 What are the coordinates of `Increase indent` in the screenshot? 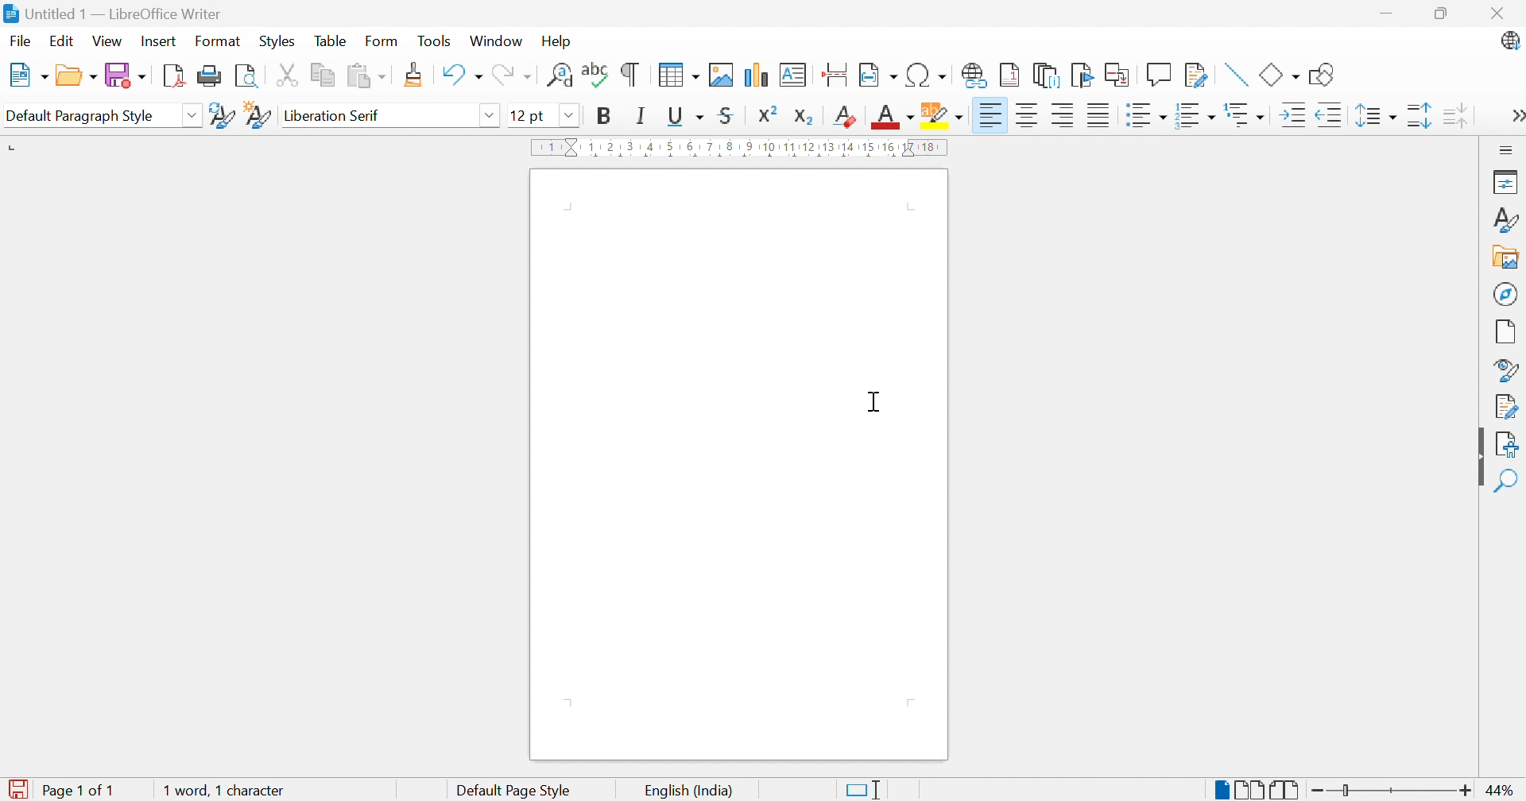 It's located at (1296, 114).